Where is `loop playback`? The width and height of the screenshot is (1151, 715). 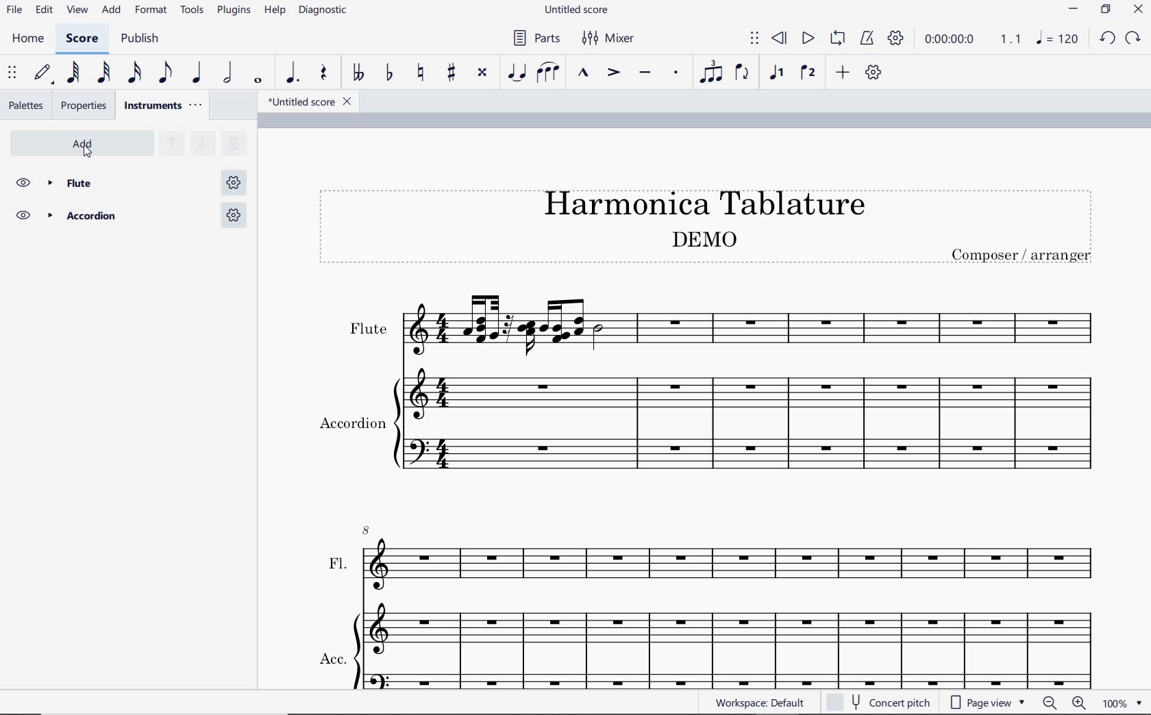 loop playback is located at coordinates (838, 39).